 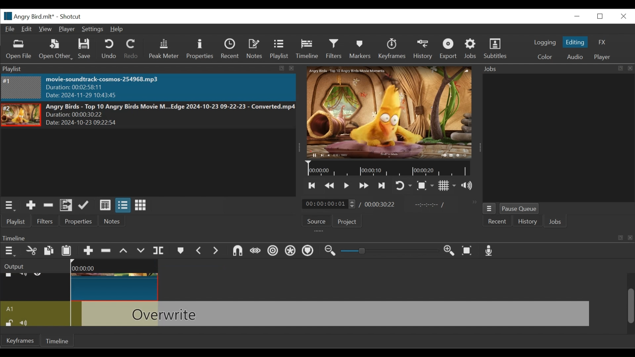 I want to click on Zoom timeline to fit, so click(x=468, y=251).